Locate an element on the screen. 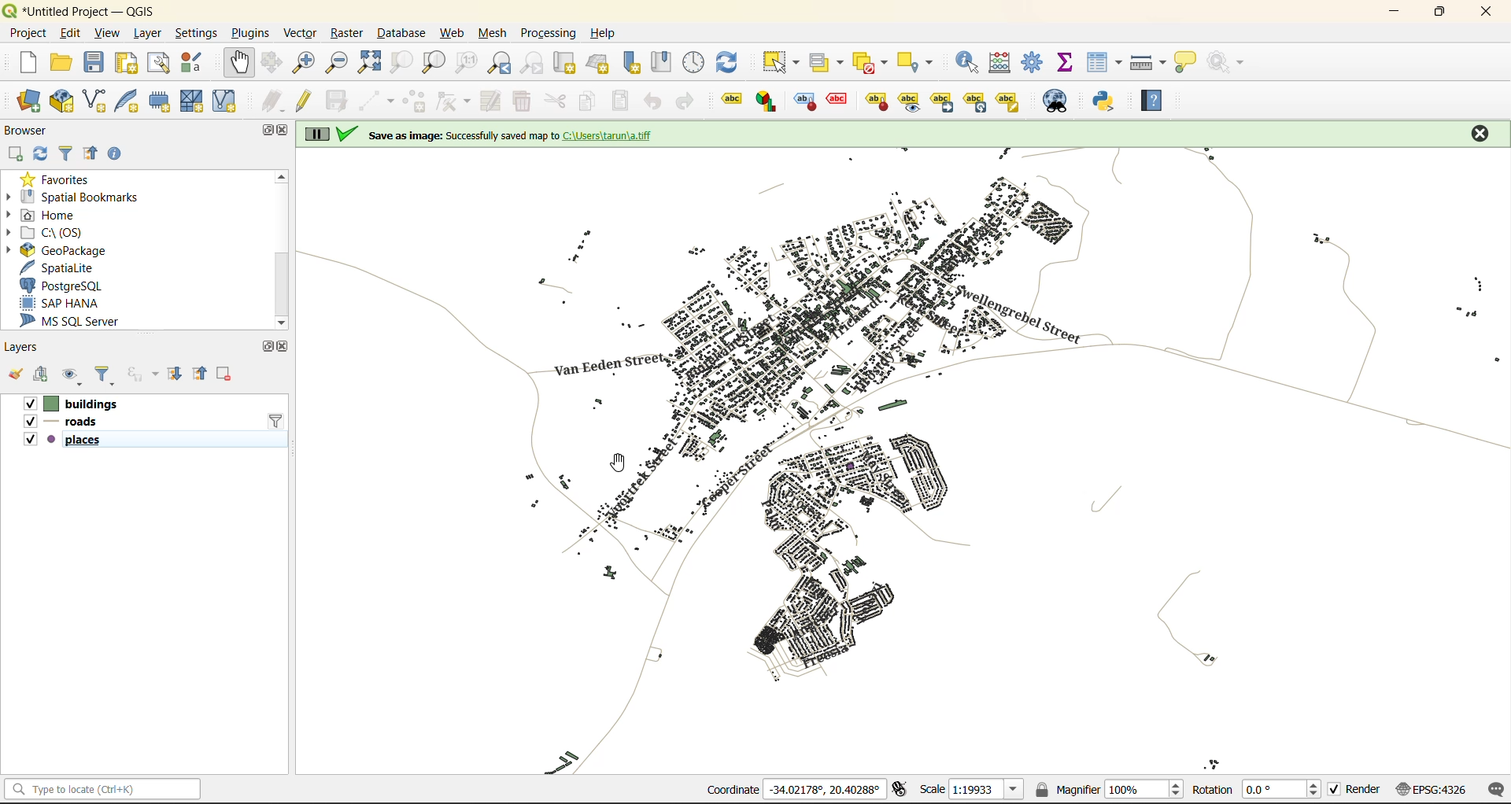 This screenshot has height=804, width=1511. remove is located at coordinates (226, 374).